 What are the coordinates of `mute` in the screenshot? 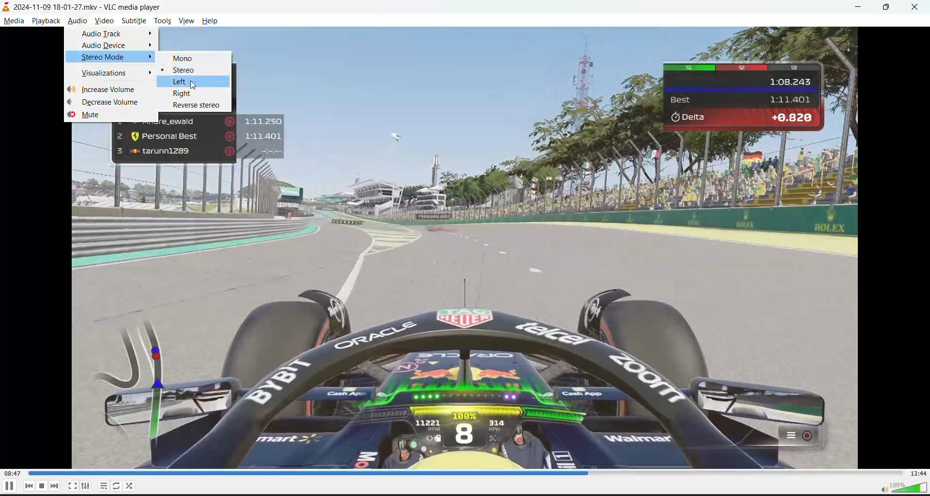 It's located at (93, 114).